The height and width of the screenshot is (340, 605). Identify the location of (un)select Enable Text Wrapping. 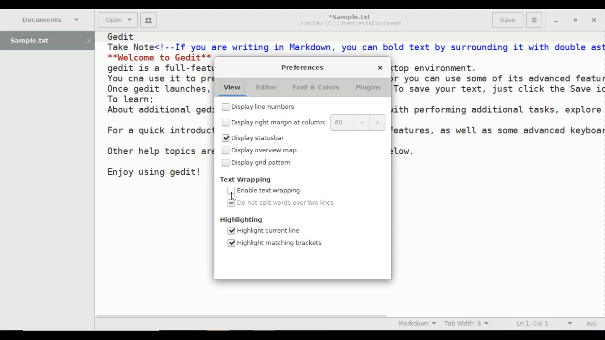
(267, 191).